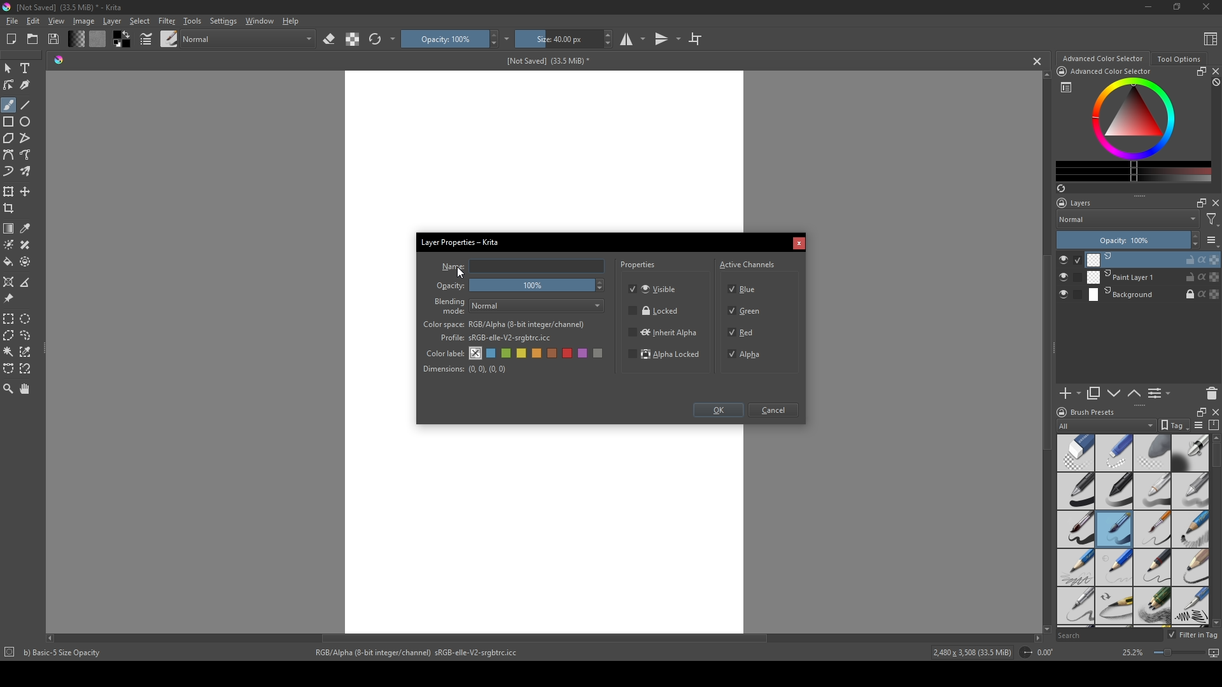  I want to click on New file, so click(10, 40).